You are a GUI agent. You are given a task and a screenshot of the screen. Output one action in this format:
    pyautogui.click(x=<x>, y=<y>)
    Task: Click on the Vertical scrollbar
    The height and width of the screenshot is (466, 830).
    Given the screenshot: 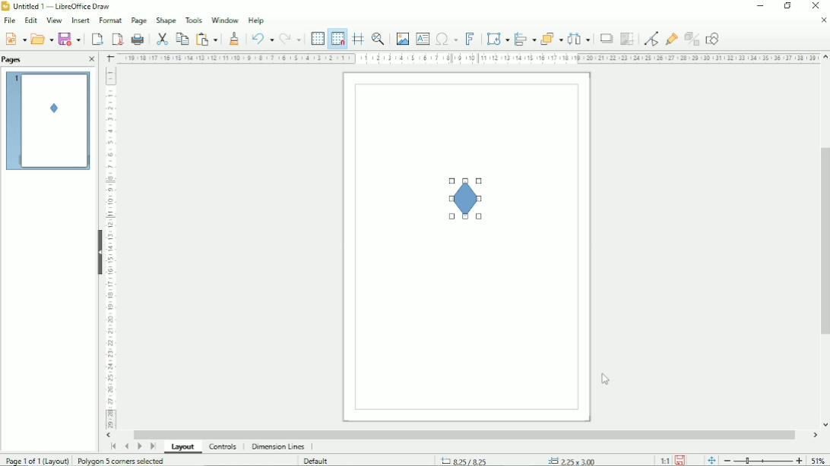 What is the action you would take?
    pyautogui.click(x=822, y=244)
    